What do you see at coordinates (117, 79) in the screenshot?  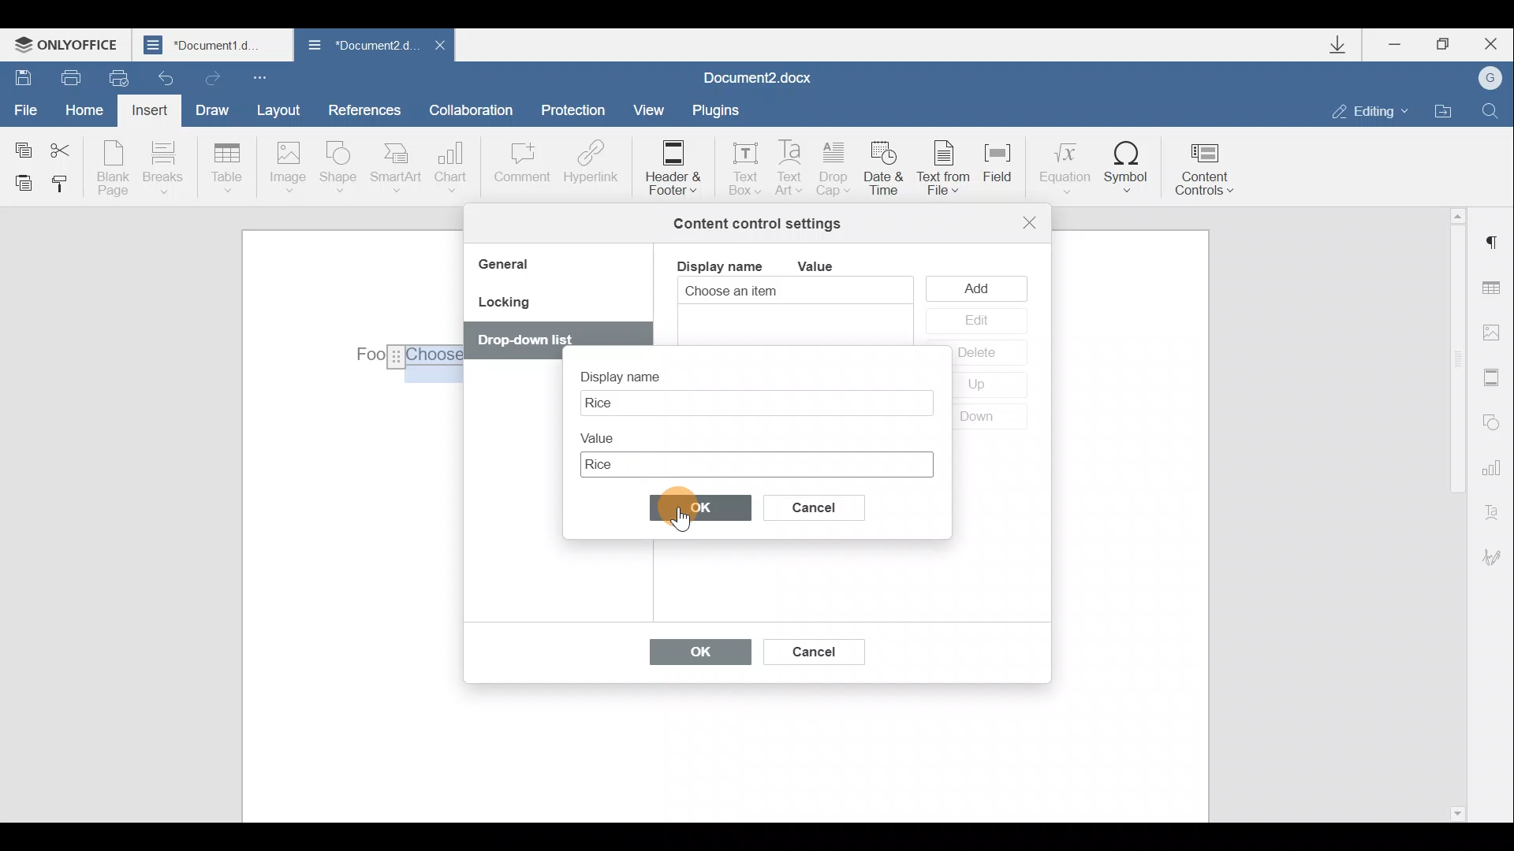 I see `Quick print` at bounding box center [117, 79].